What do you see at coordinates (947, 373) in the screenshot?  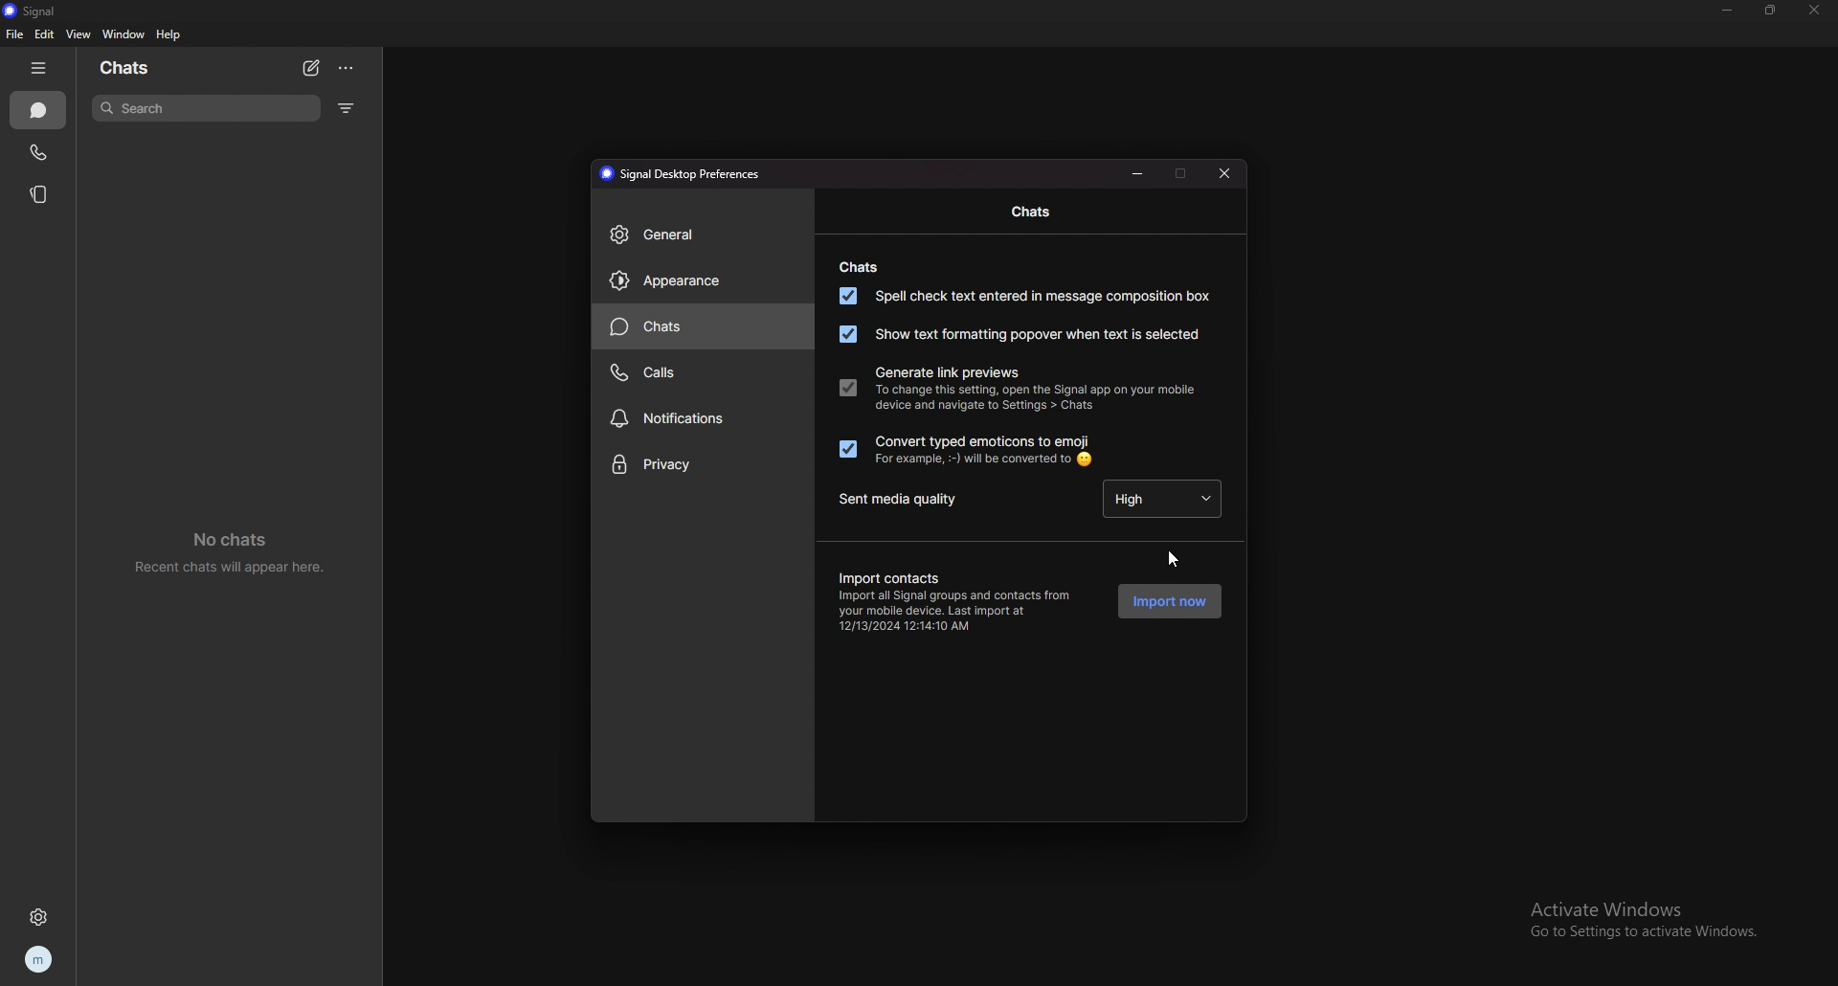 I see `generate link previews ` at bounding box center [947, 373].